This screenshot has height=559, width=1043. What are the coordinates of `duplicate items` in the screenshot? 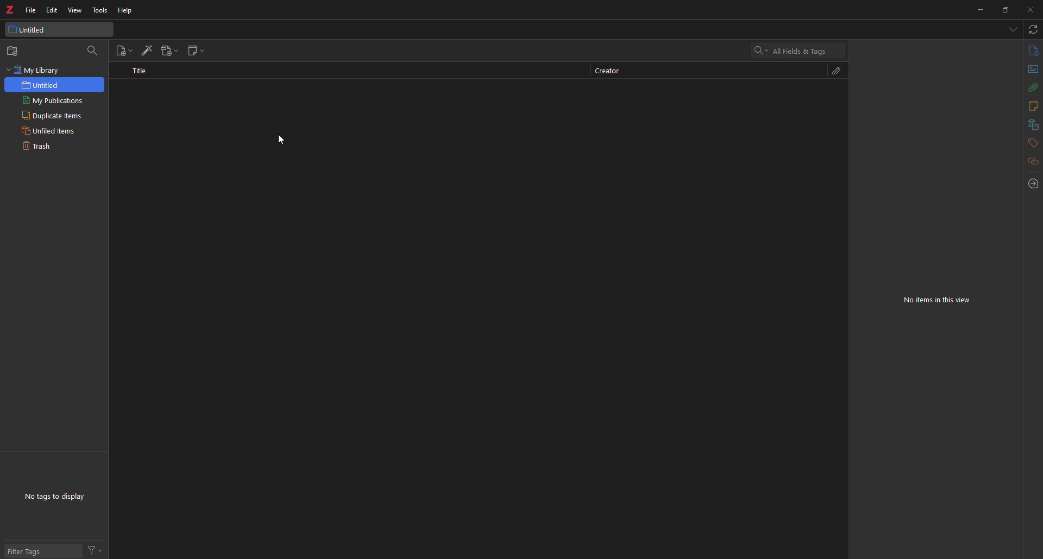 It's located at (51, 116).